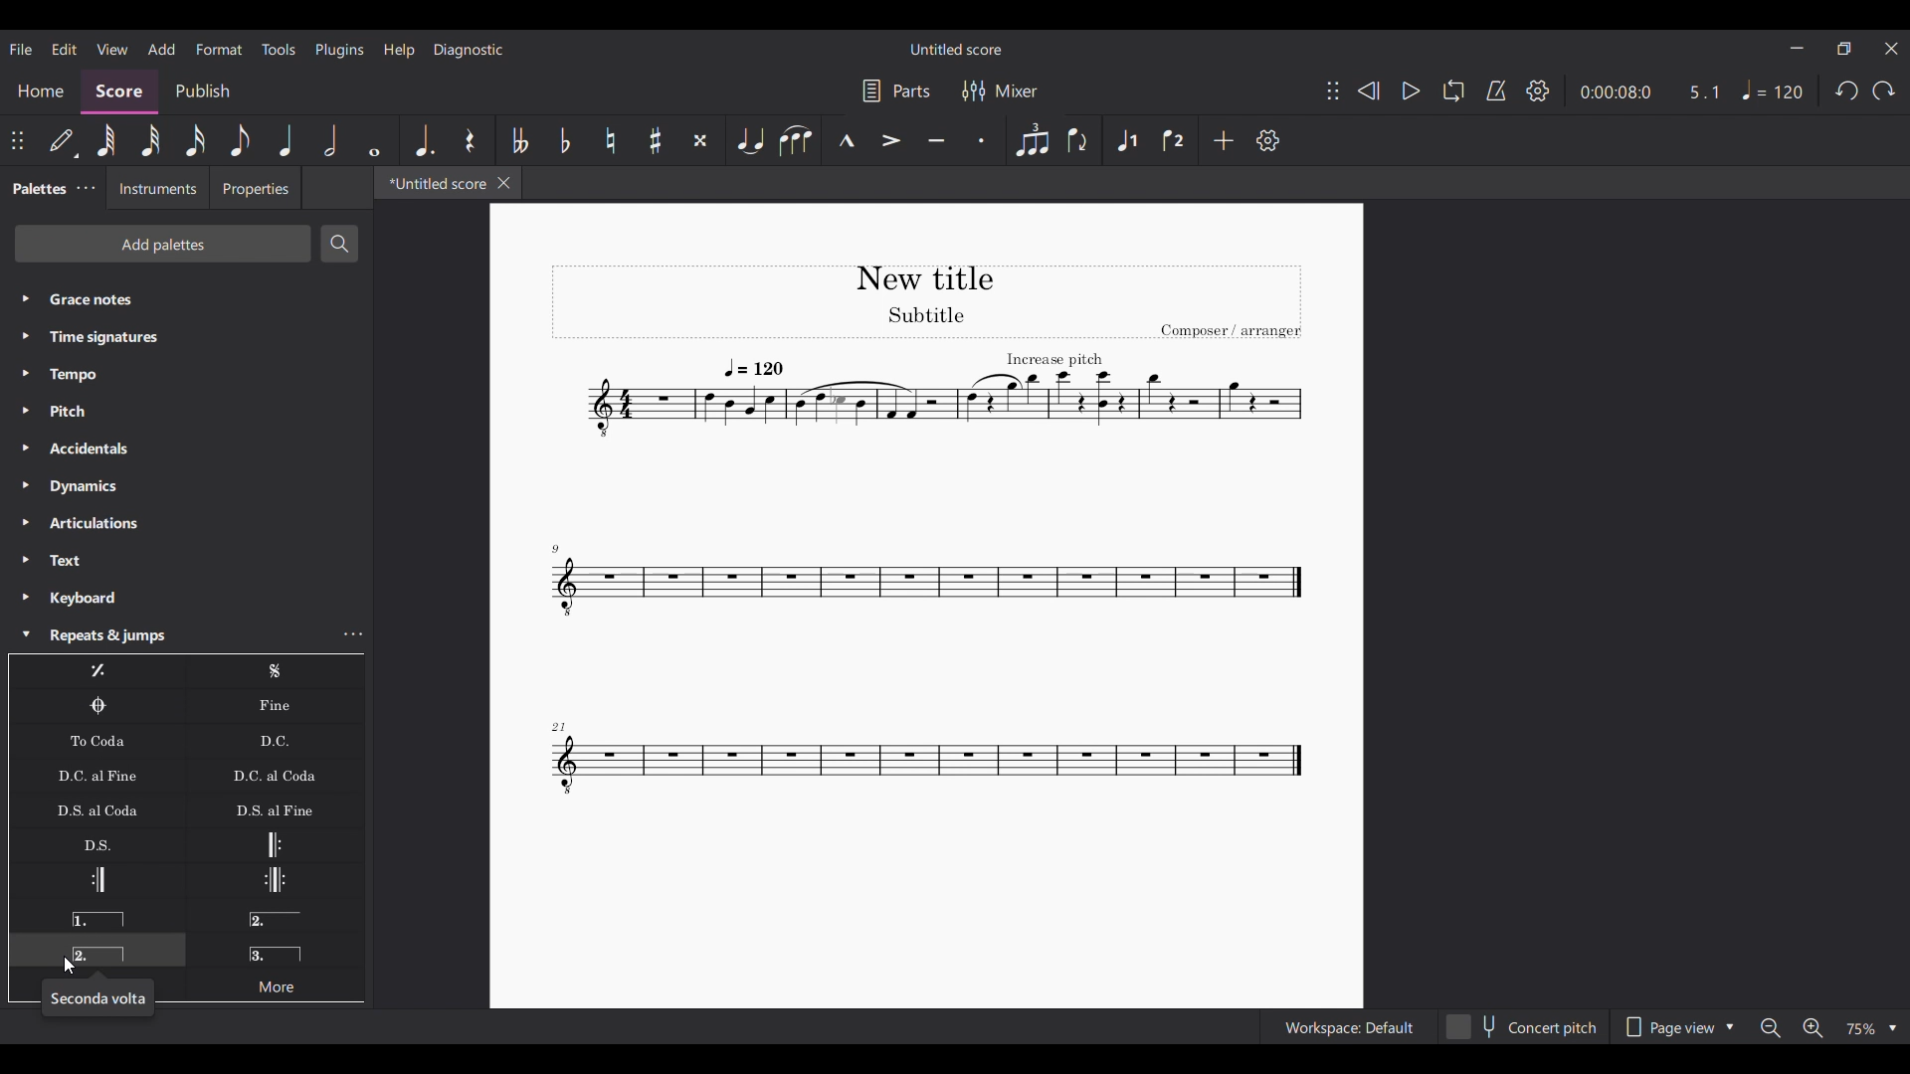 The height and width of the screenshot is (1074, 1910). I want to click on Rewind, so click(1369, 91).